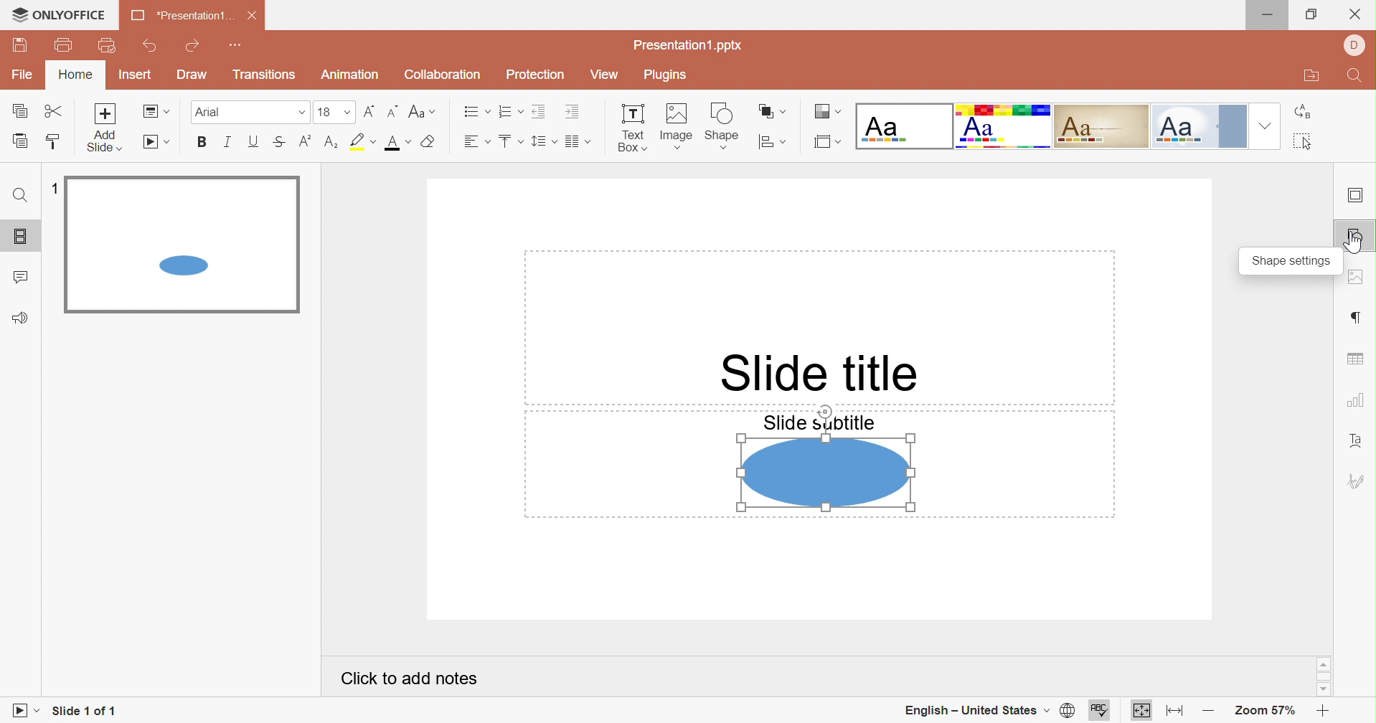  What do you see at coordinates (509, 141) in the screenshot?
I see `Vertical align` at bounding box center [509, 141].